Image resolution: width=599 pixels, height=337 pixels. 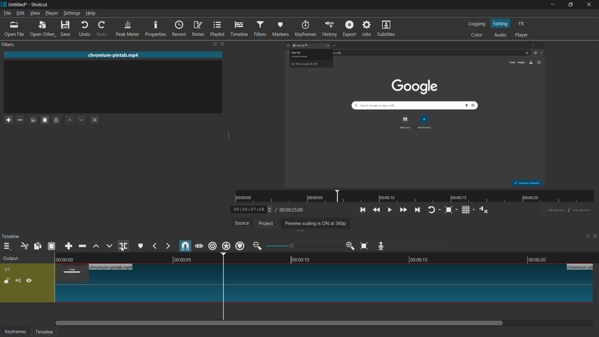 What do you see at coordinates (141, 246) in the screenshot?
I see `create or edit marker` at bounding box center [141, 246].